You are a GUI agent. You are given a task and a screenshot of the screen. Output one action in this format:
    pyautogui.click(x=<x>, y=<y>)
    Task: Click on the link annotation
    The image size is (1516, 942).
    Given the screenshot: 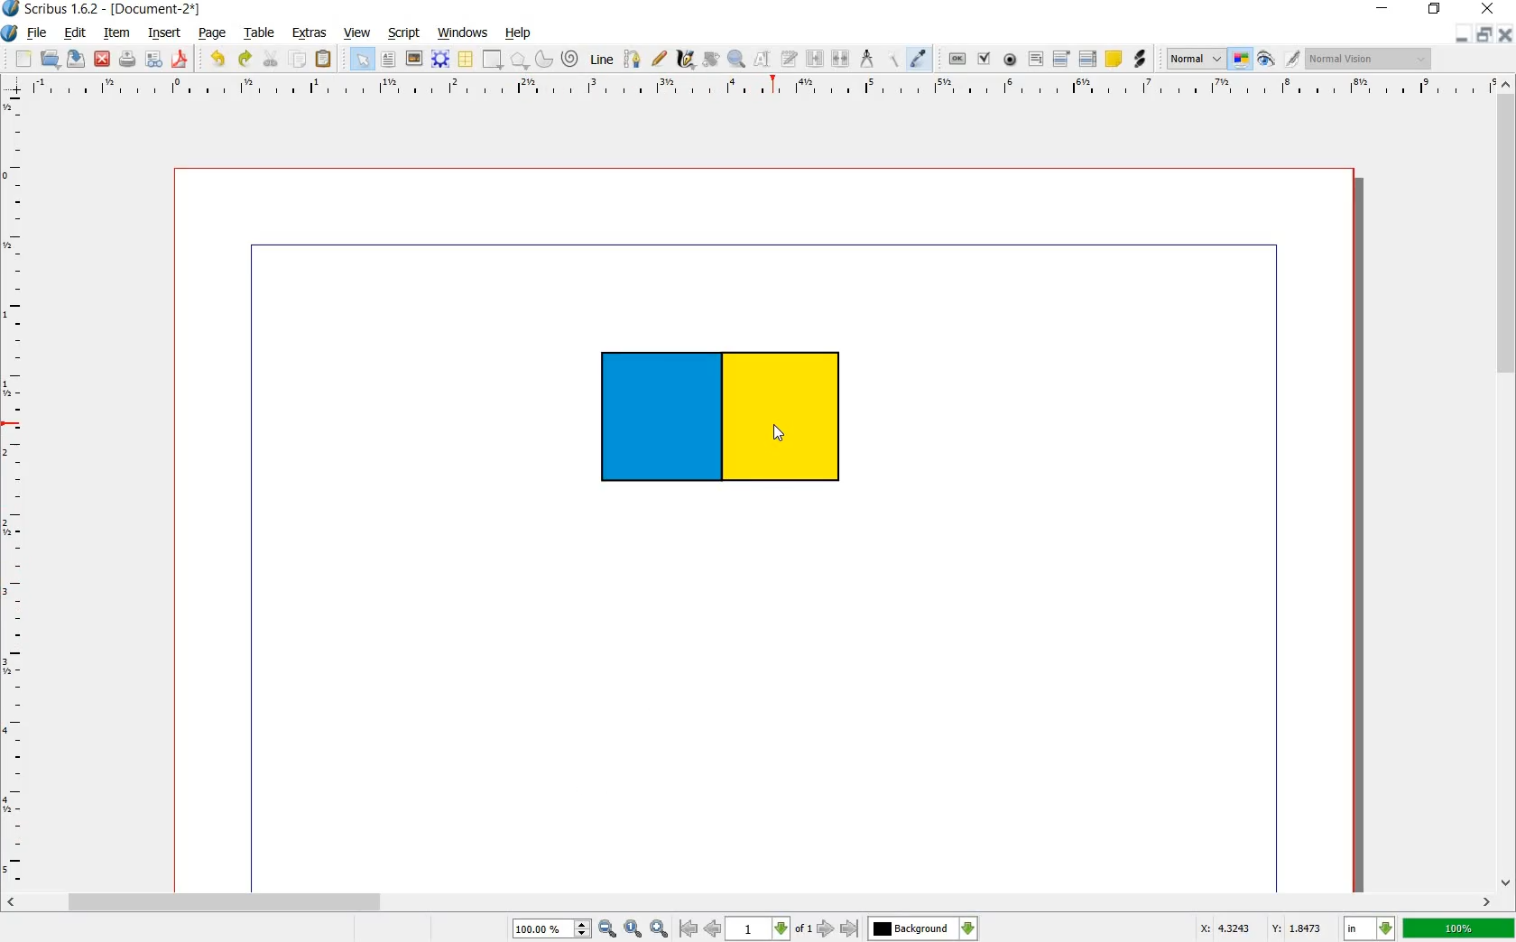 What is the action you would take?
    pyautogui.click(x=1141, y=60)
    